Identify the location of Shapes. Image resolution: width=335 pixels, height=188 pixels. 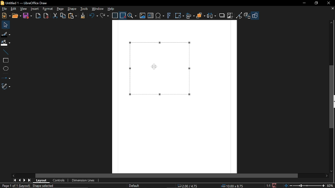
(255, 16).